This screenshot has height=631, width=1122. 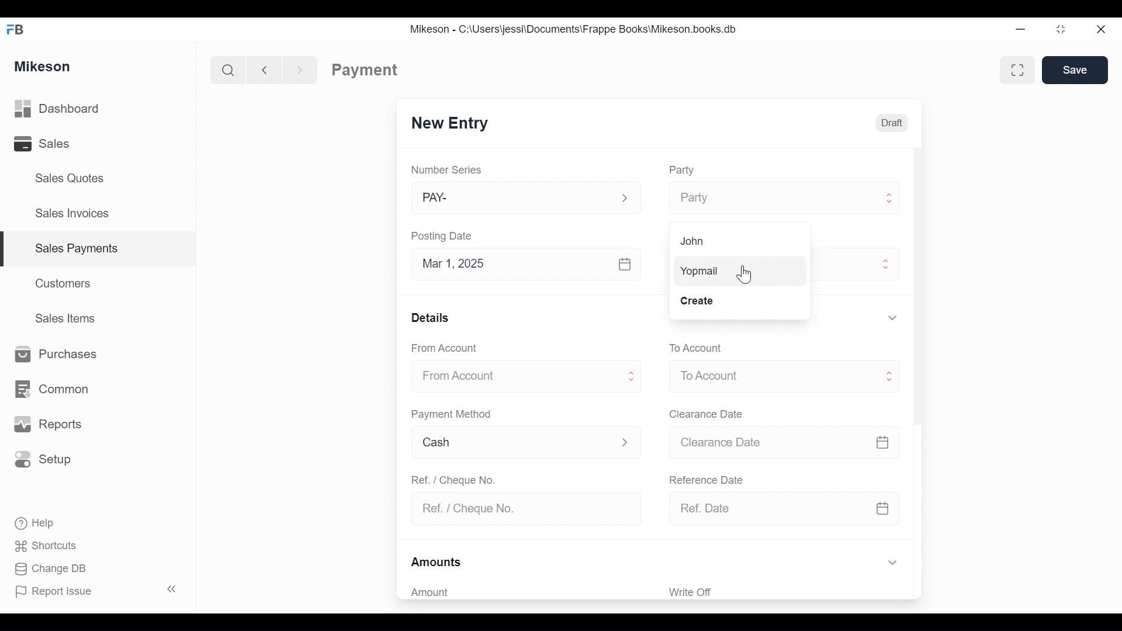 I want to click on Clearance date, so click(x=709, y=413).